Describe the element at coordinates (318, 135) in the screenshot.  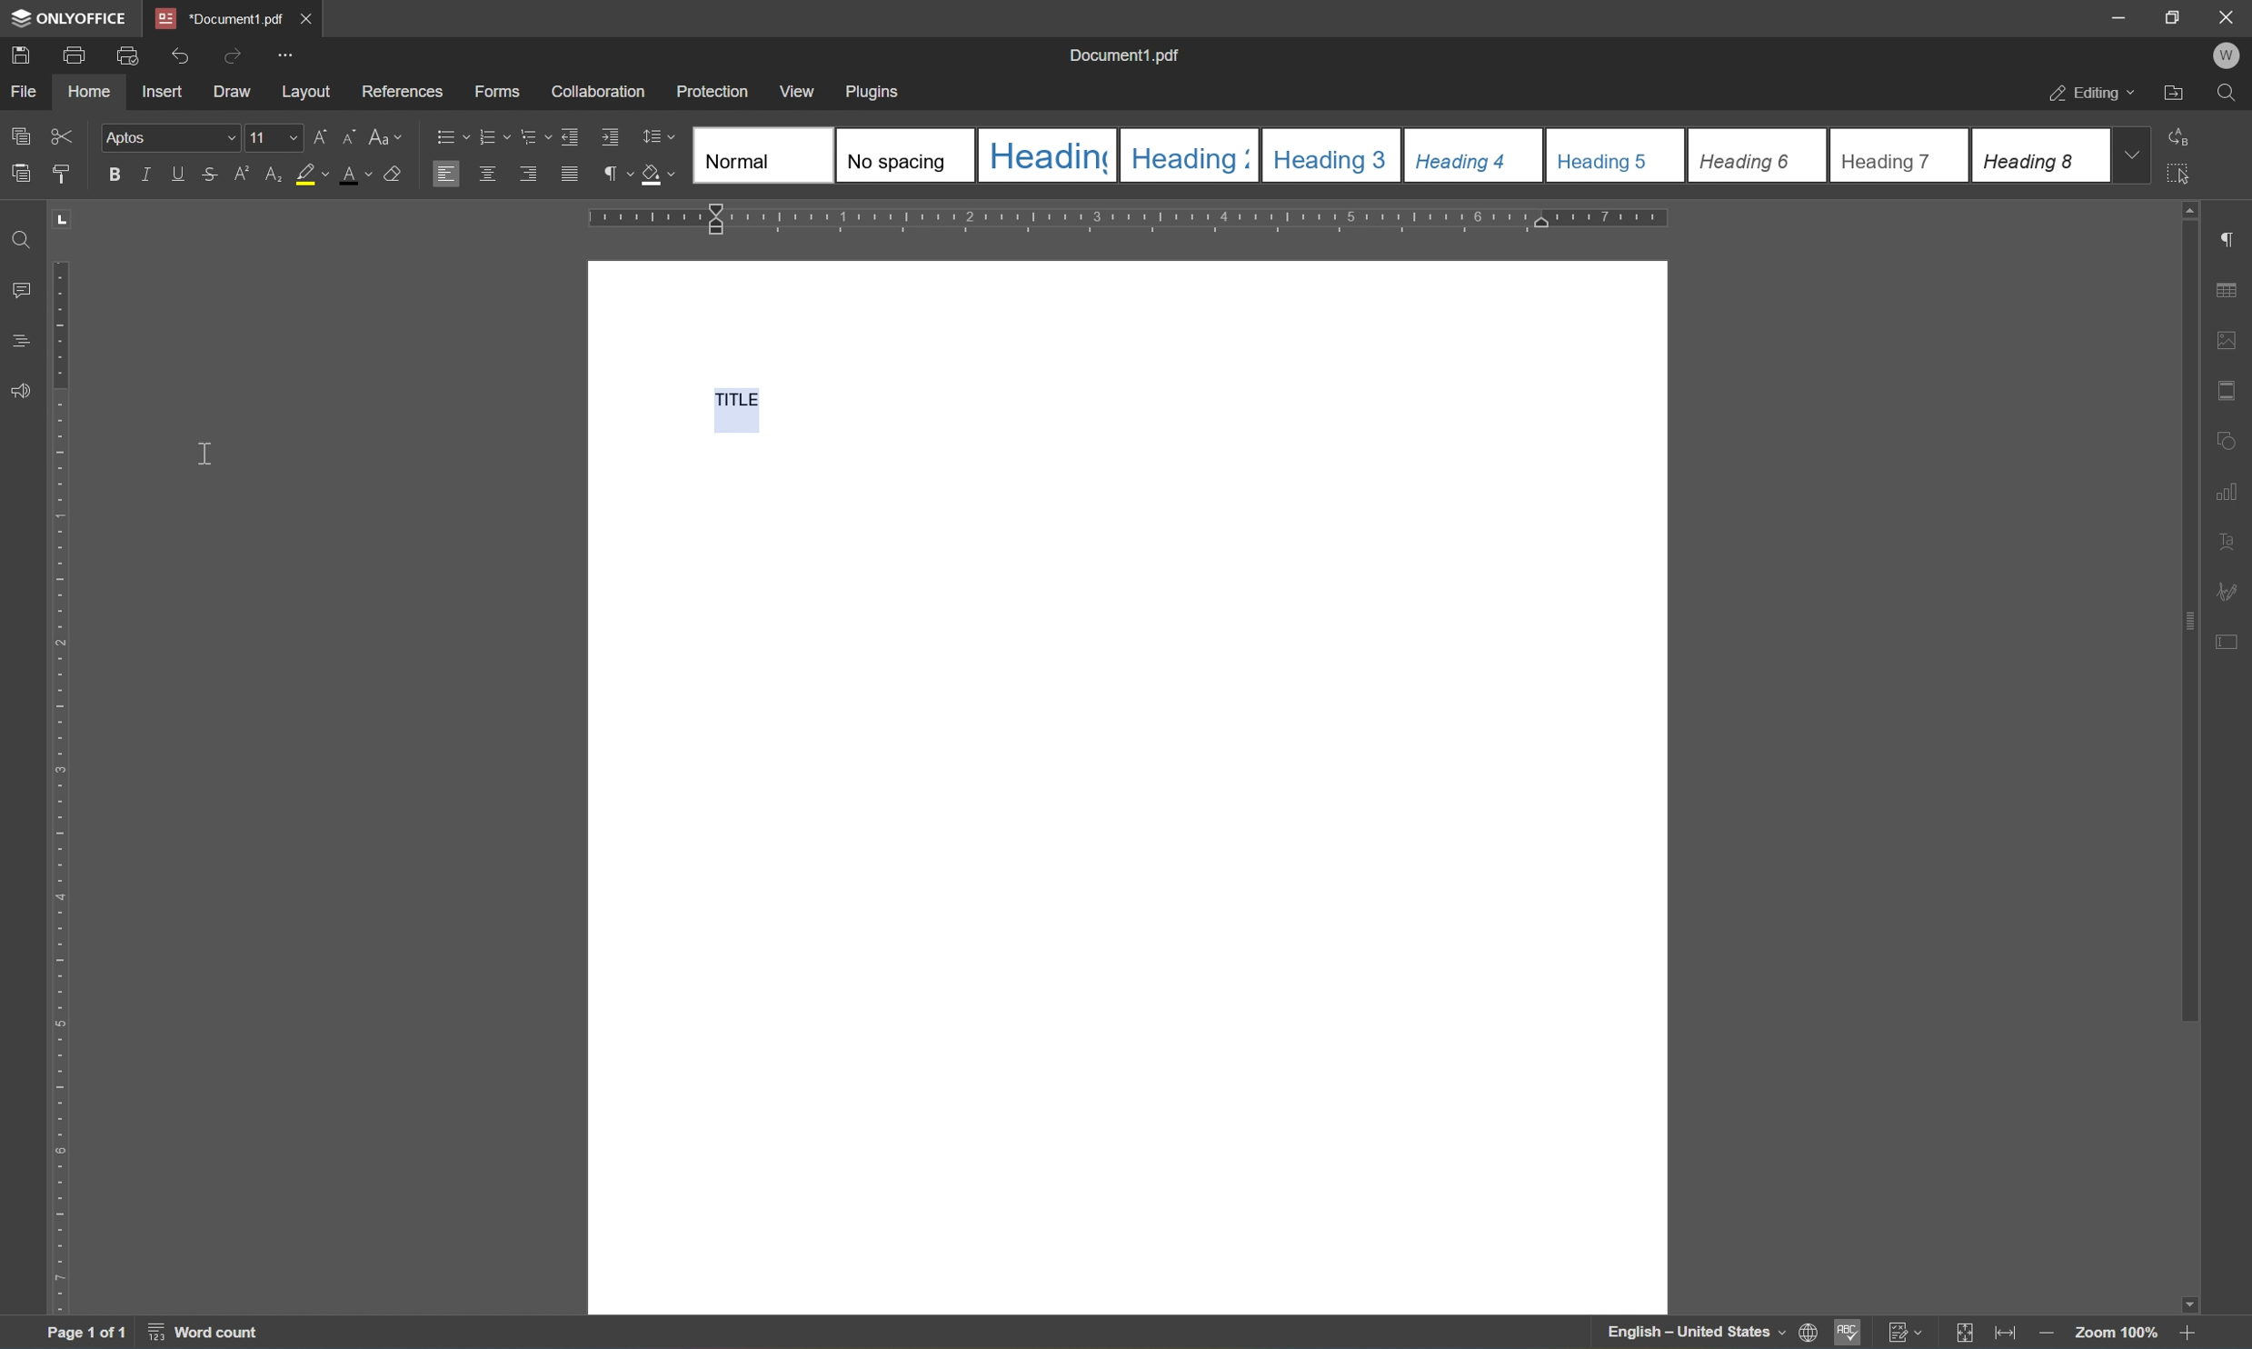
I see `Increment font size` at that location.